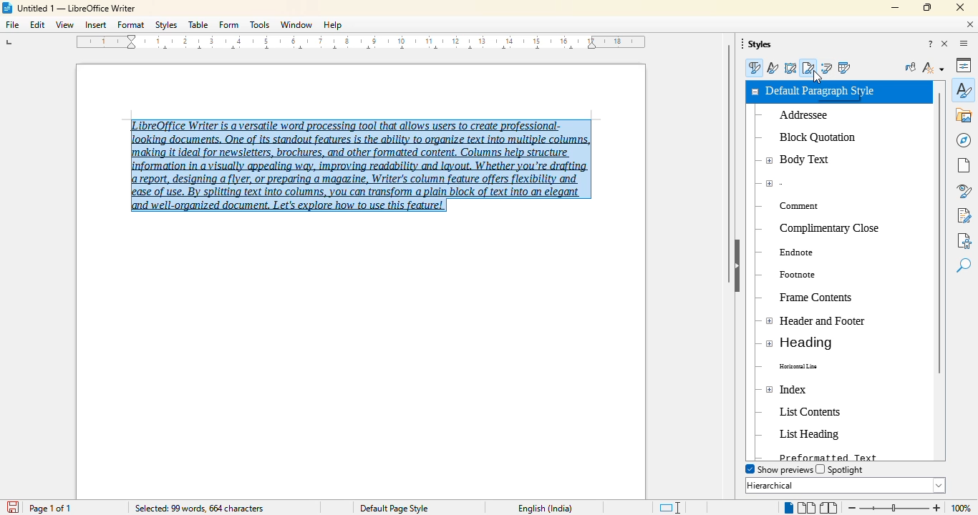 The image size is (978, 515). Describe the element at coordinates (826, 119) in the screenshot. I see ` Addressee` at that location.